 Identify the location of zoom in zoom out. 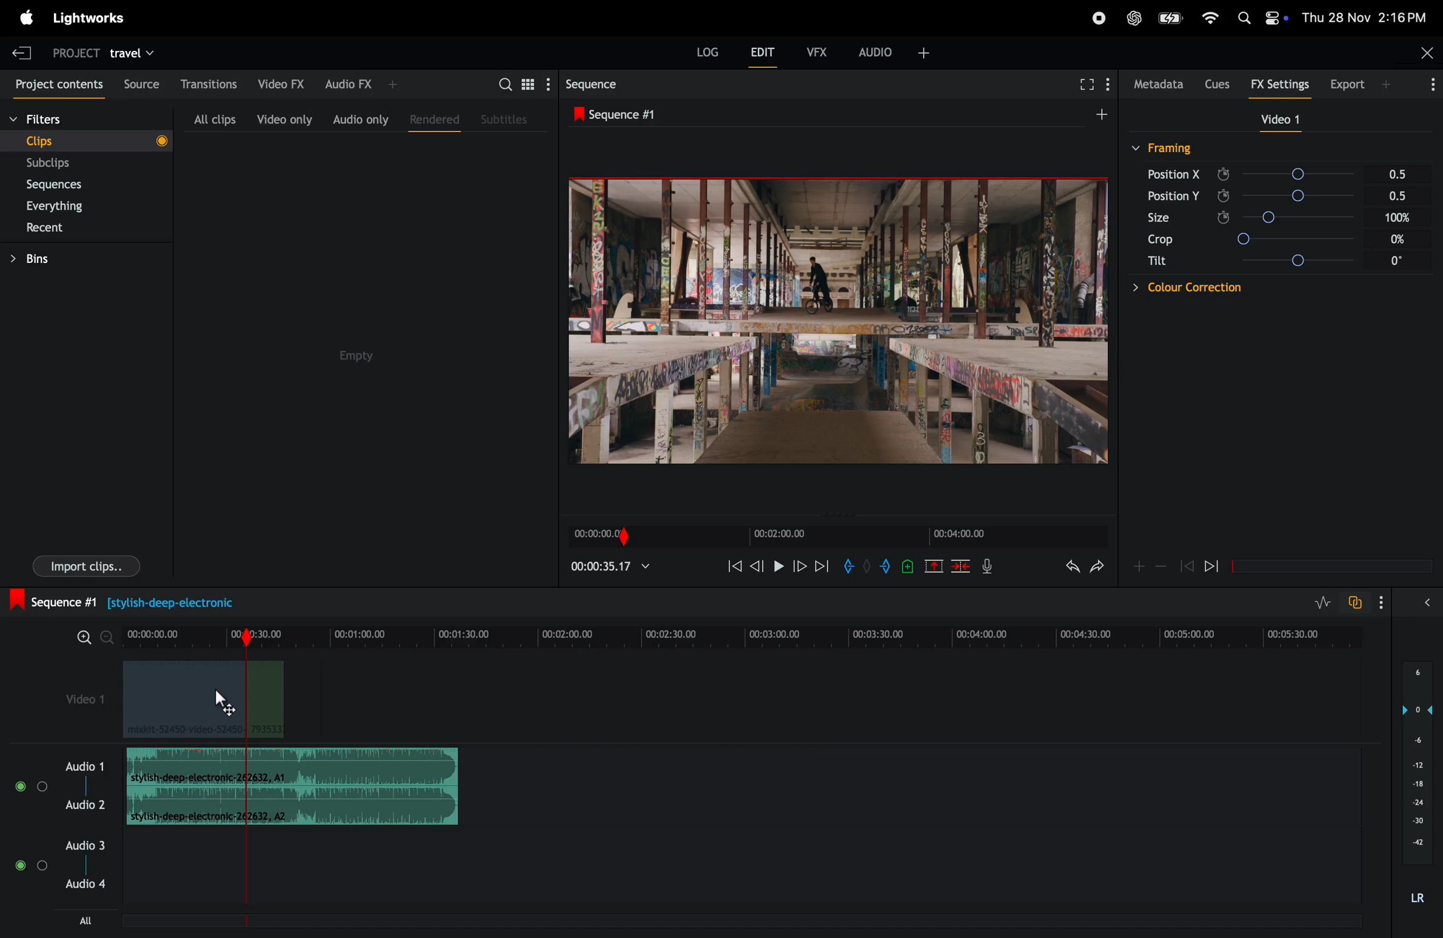
(87, 641).